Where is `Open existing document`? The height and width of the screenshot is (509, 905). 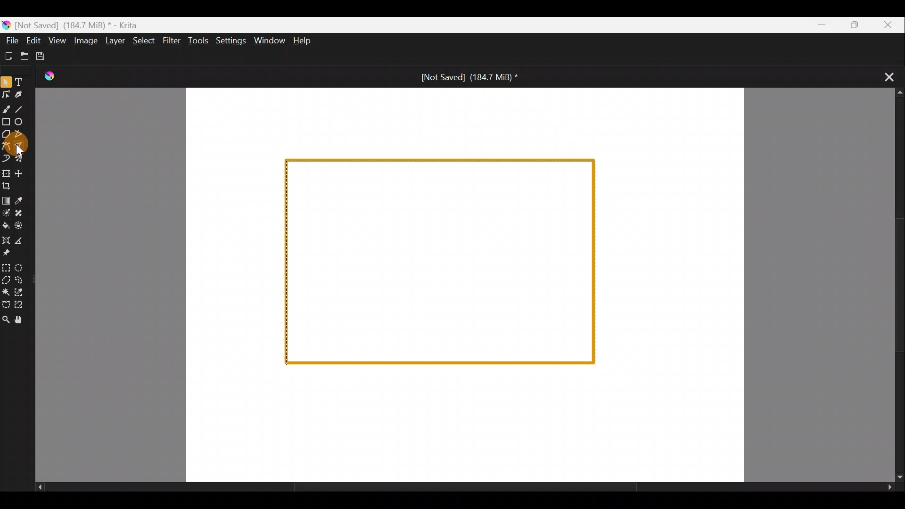
Open existing document is located at coordinates (25, 56).